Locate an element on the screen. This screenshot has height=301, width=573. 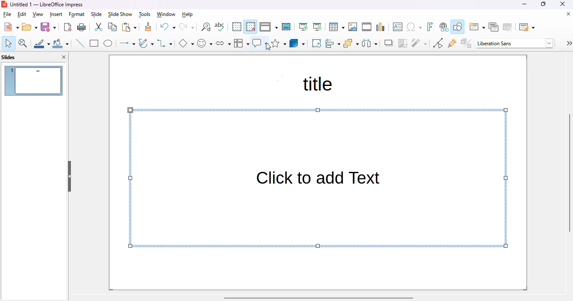
crop image is located at coordinates (403, 44).